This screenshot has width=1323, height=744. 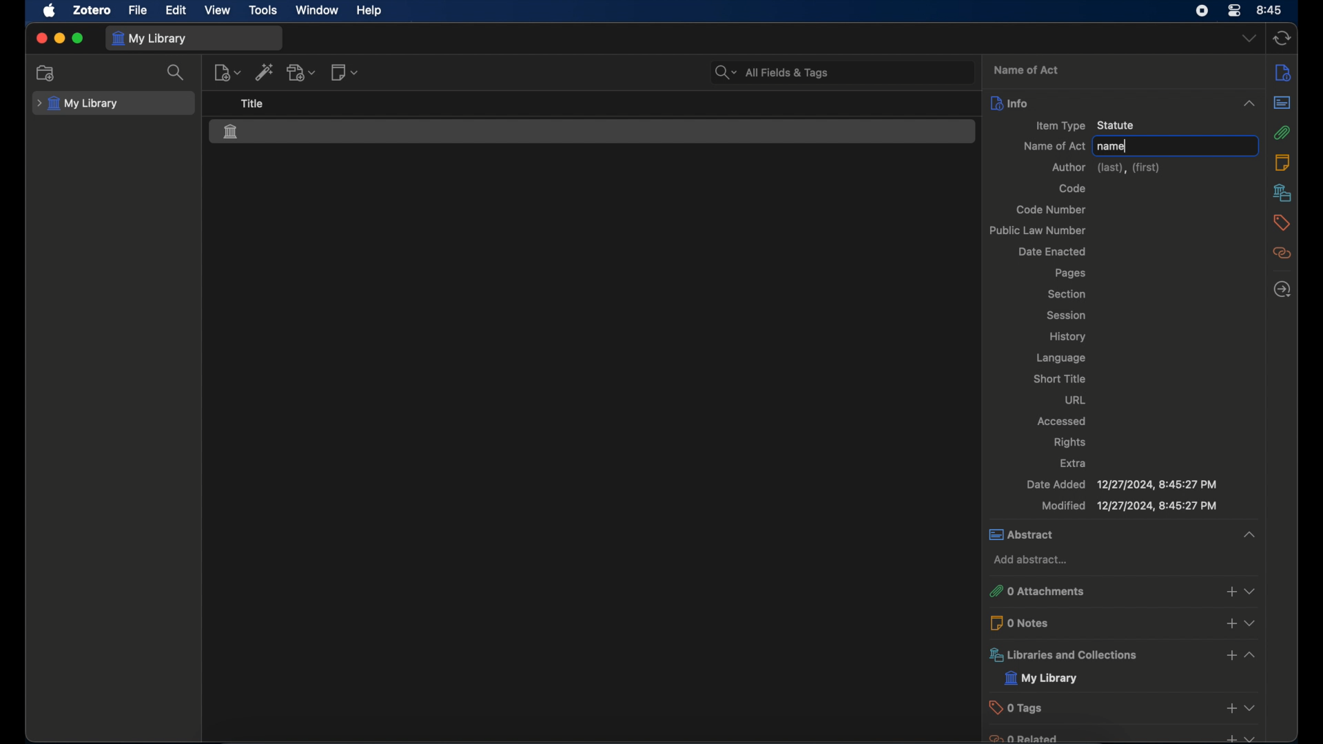 What do you see at coordinates (318, 10) in the screenshot?
I see `window` at bounding box center [318, 10].